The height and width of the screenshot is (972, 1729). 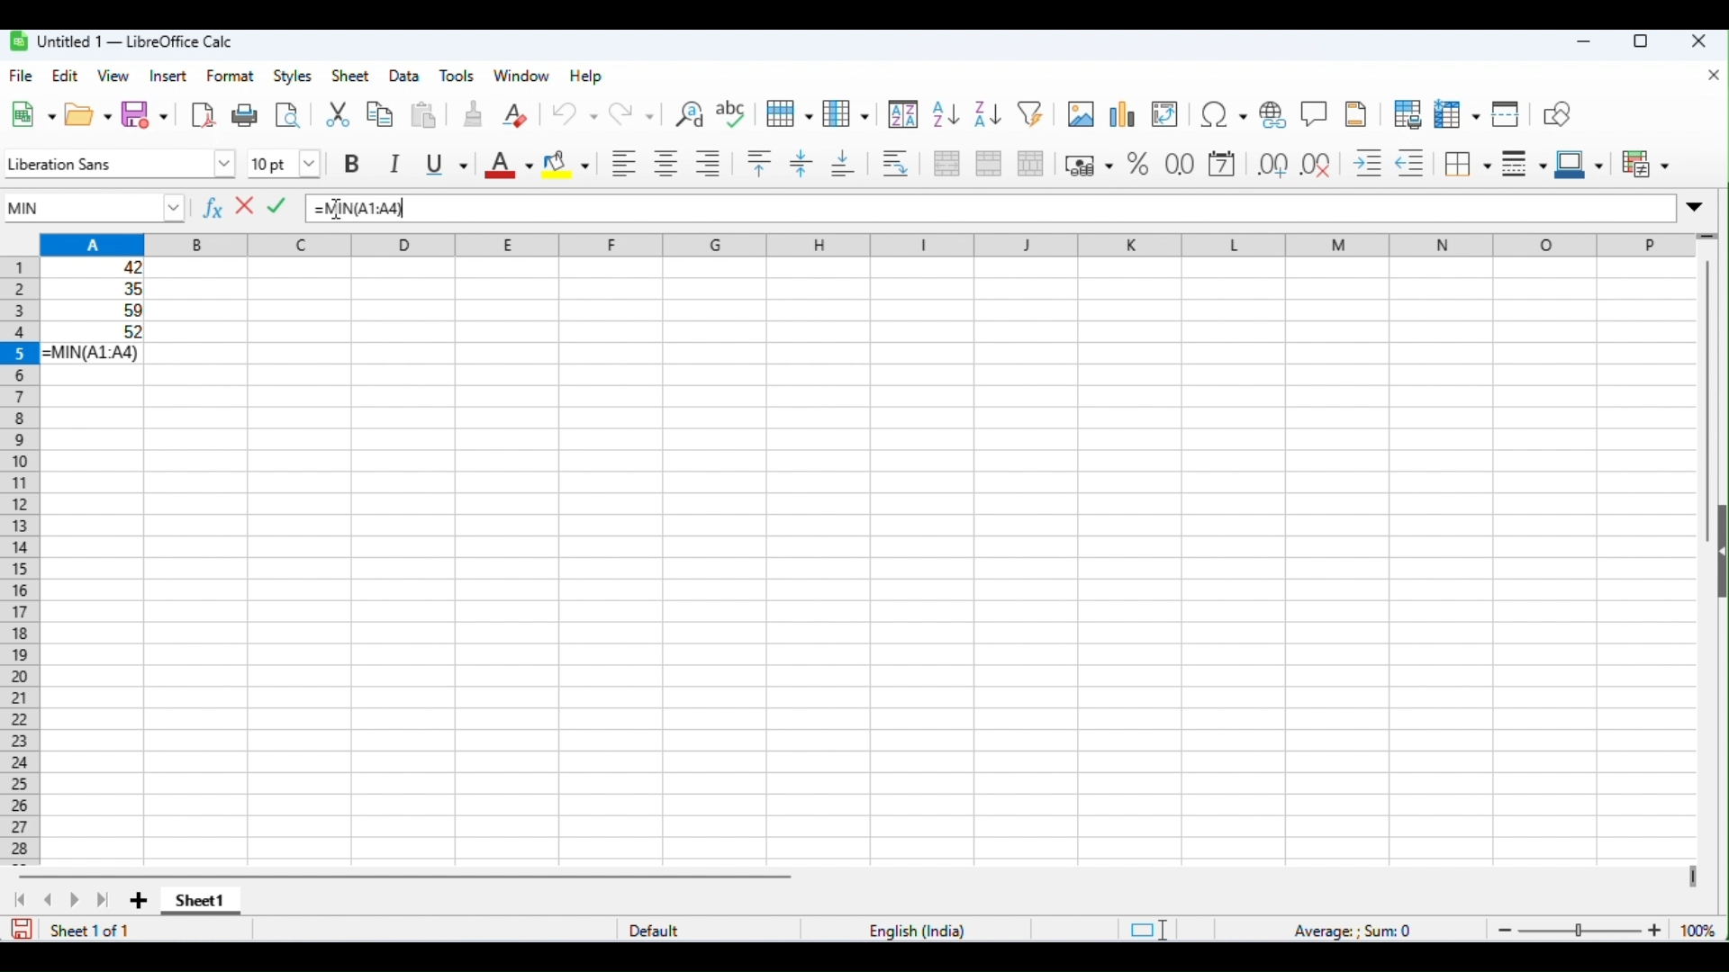 I want to click on file, so click(x=23, y=76).